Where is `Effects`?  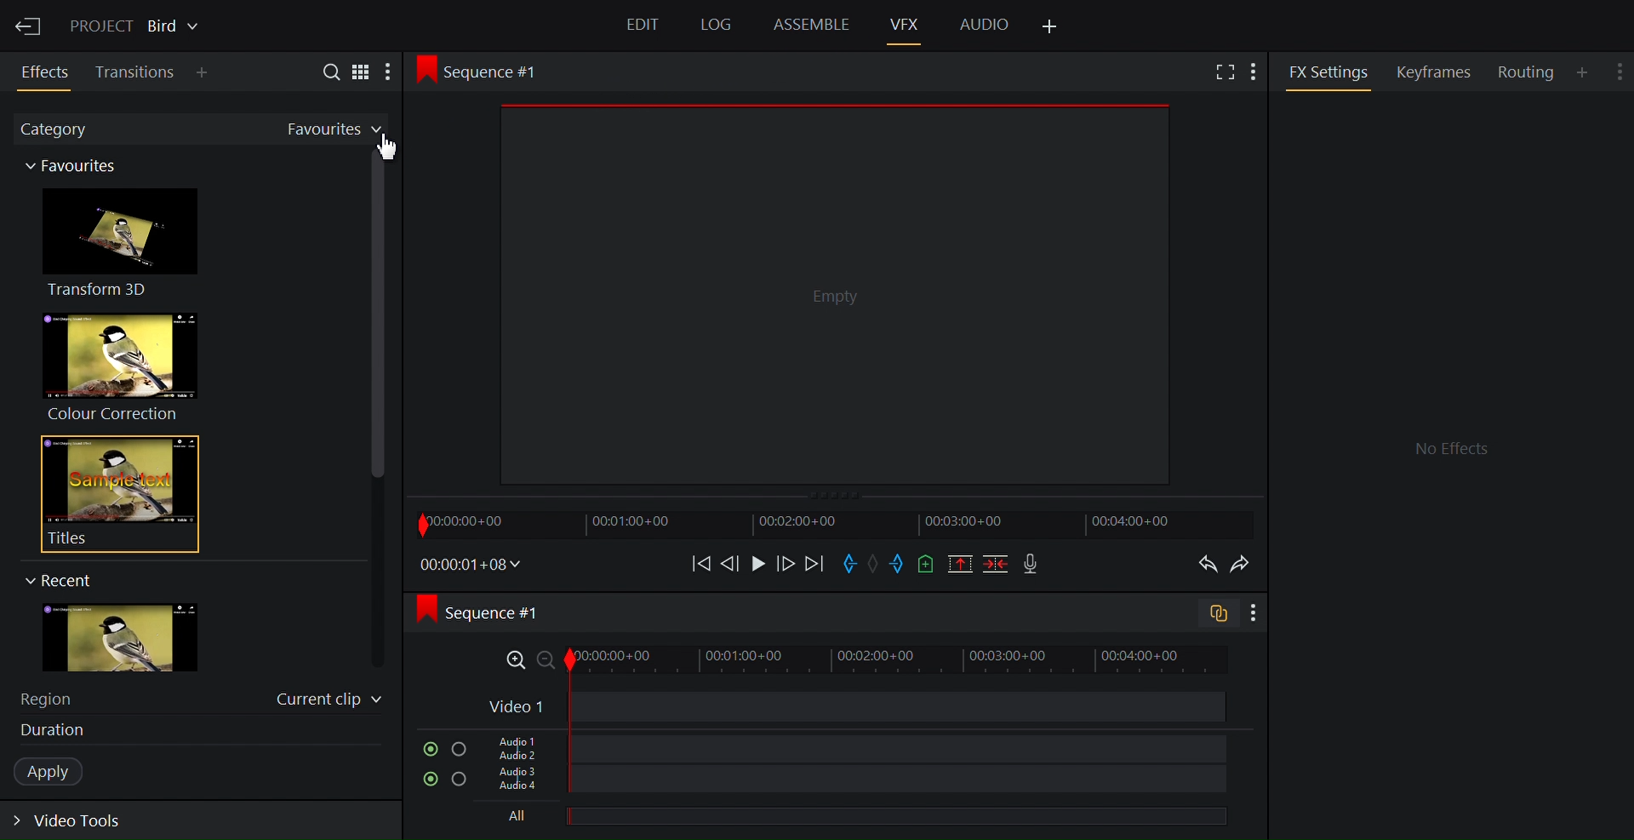
Effects is located at coordinates (48, 72).